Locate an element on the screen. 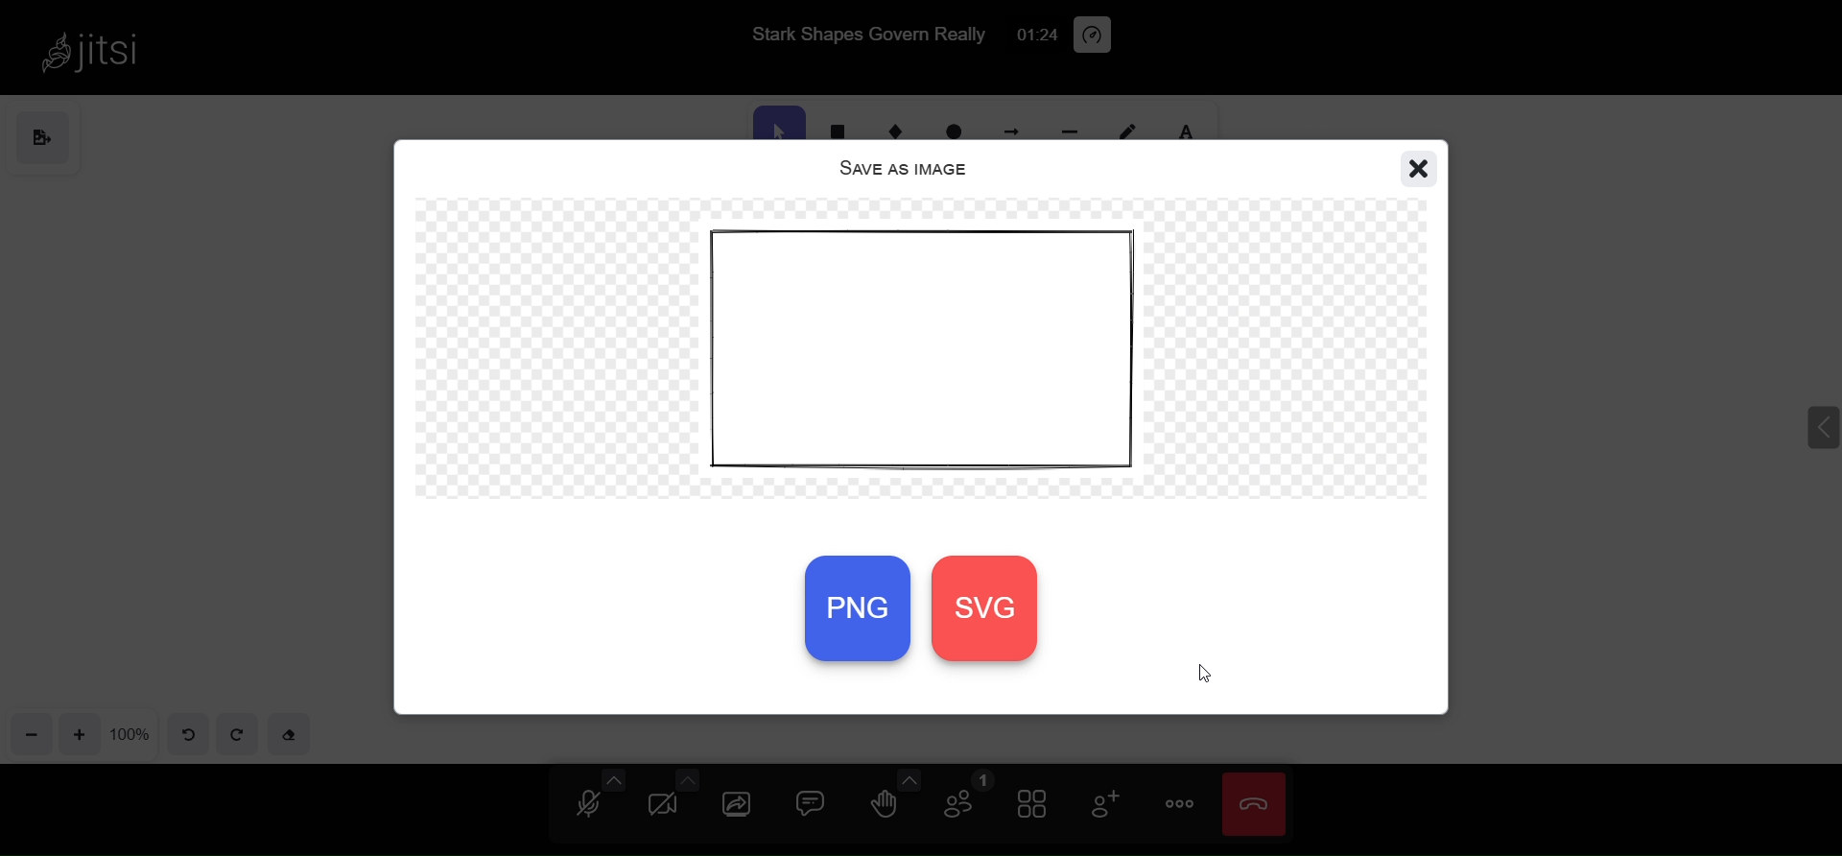 The image size is (1842, 856). invite people is located at coordinates (1103, 805).